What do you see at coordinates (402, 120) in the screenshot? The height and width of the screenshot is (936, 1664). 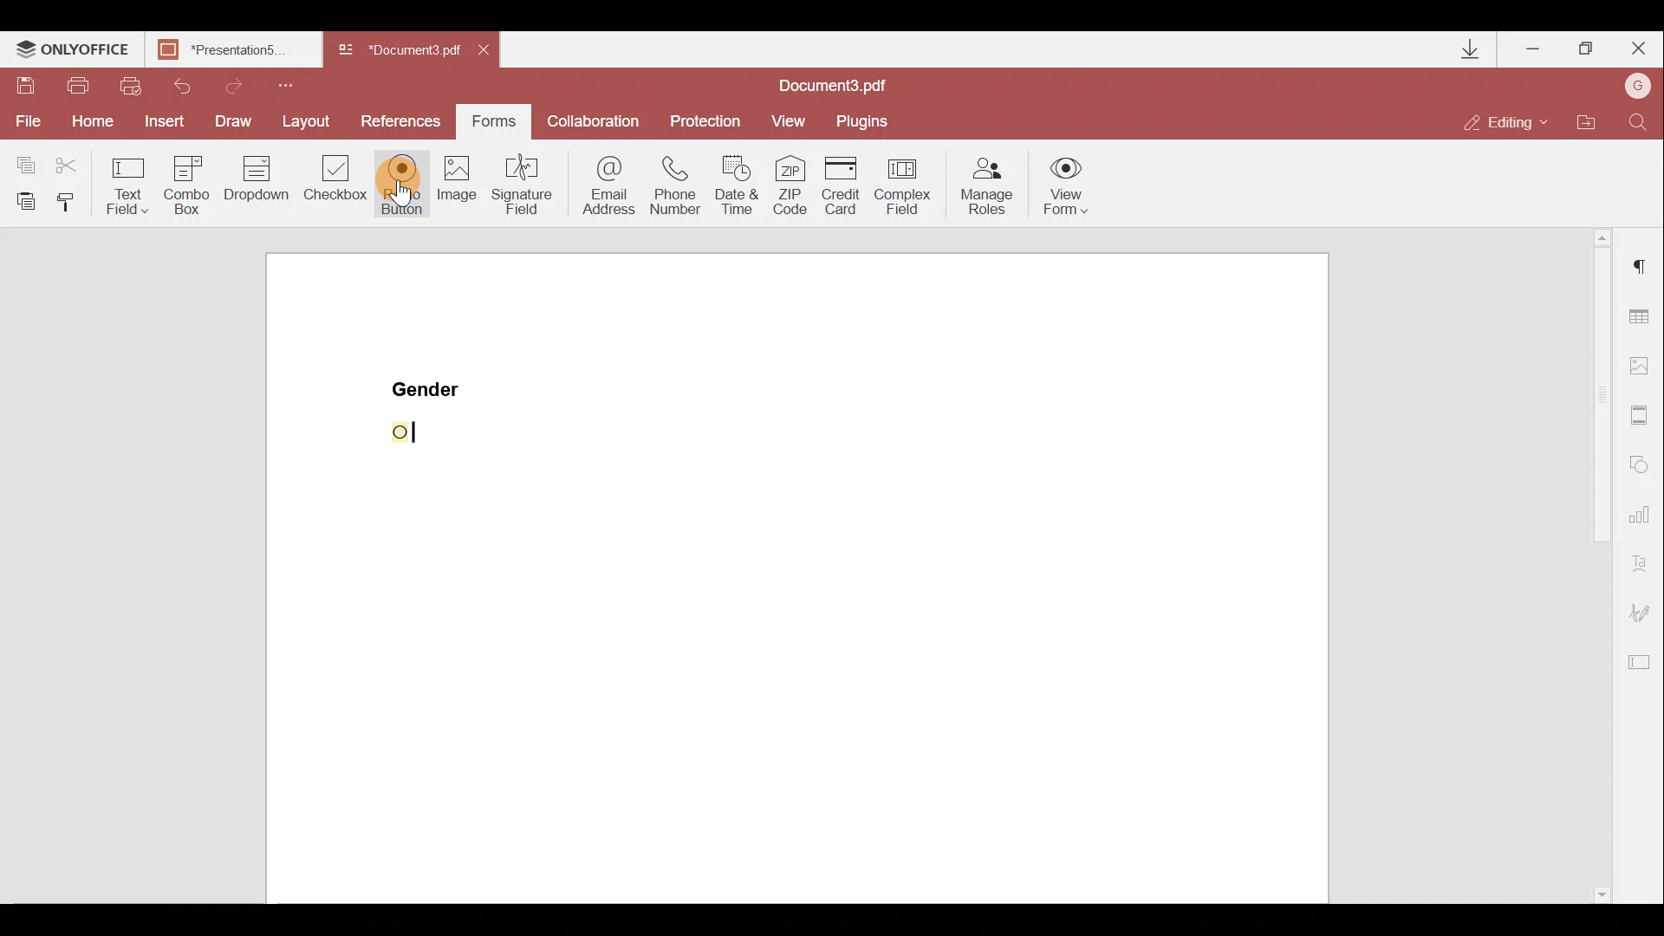 I see `References` at bounding box center [402, 120].